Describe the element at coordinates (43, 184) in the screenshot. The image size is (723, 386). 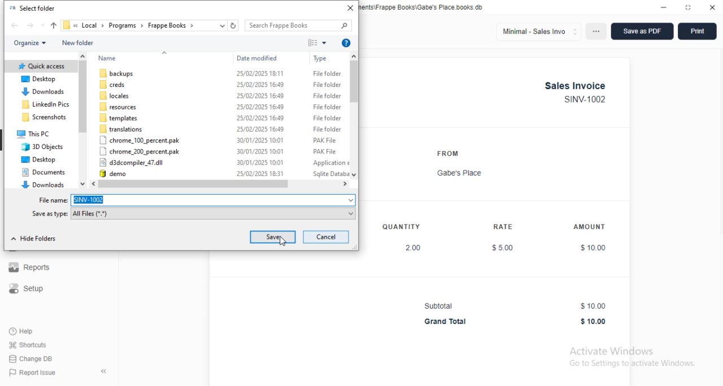
I see `downloads` at that location.